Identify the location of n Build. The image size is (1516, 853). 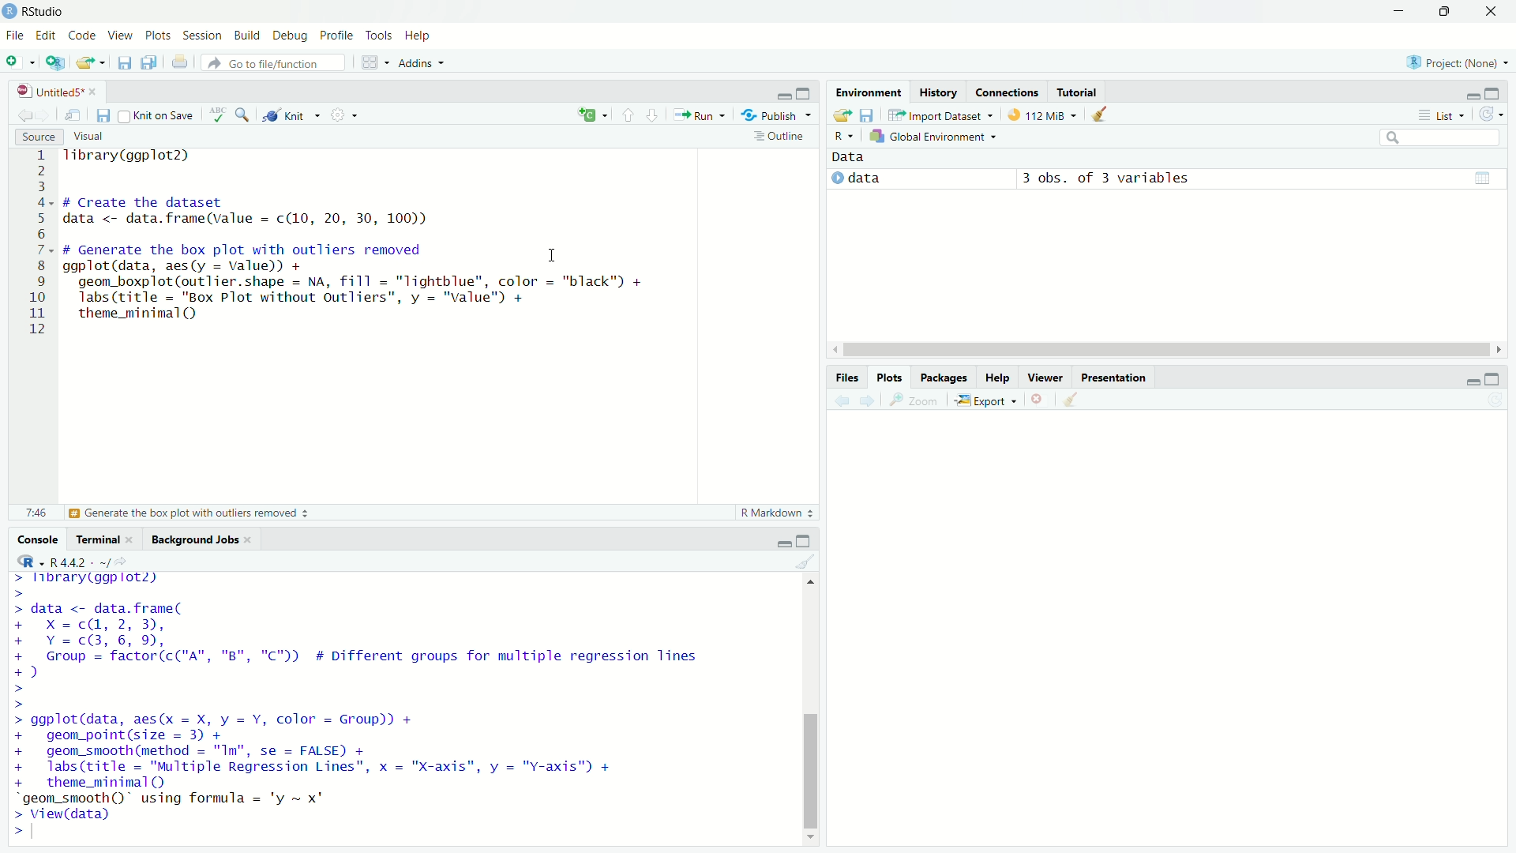
(246, 36).